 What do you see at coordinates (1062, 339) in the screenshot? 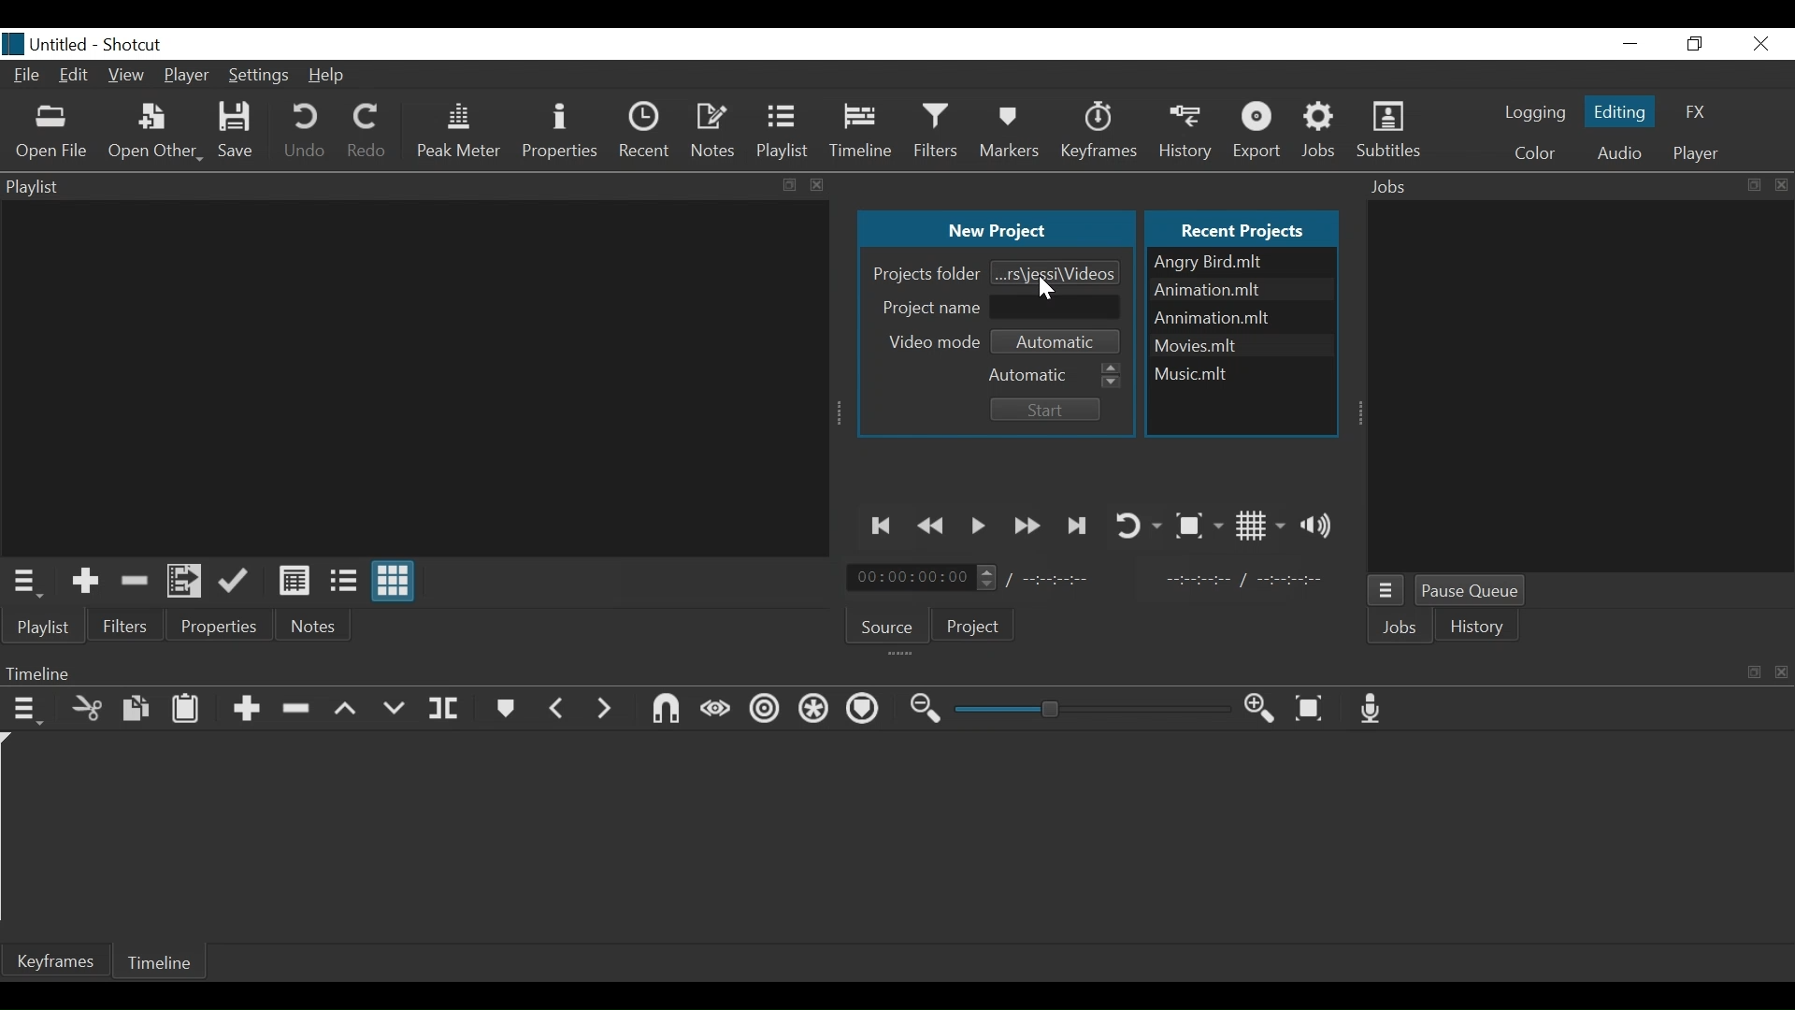
I see `Automatic` at bounding box center [1062, 339].